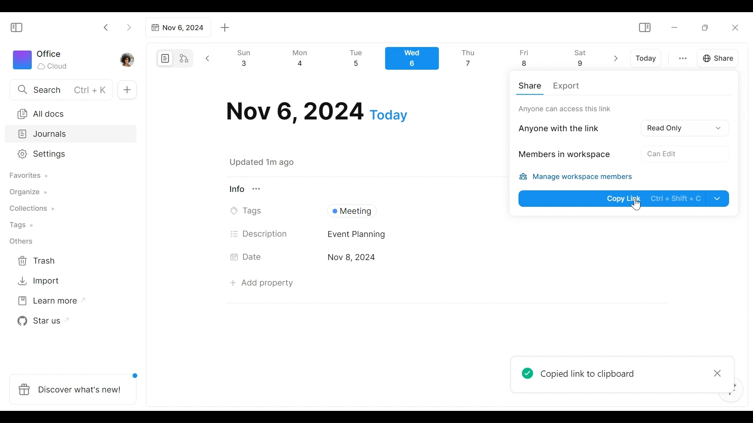  What do you see at coordinates (128, 58) in the screenshot?
I see `Profile photo` at bounding box center [128, 58].